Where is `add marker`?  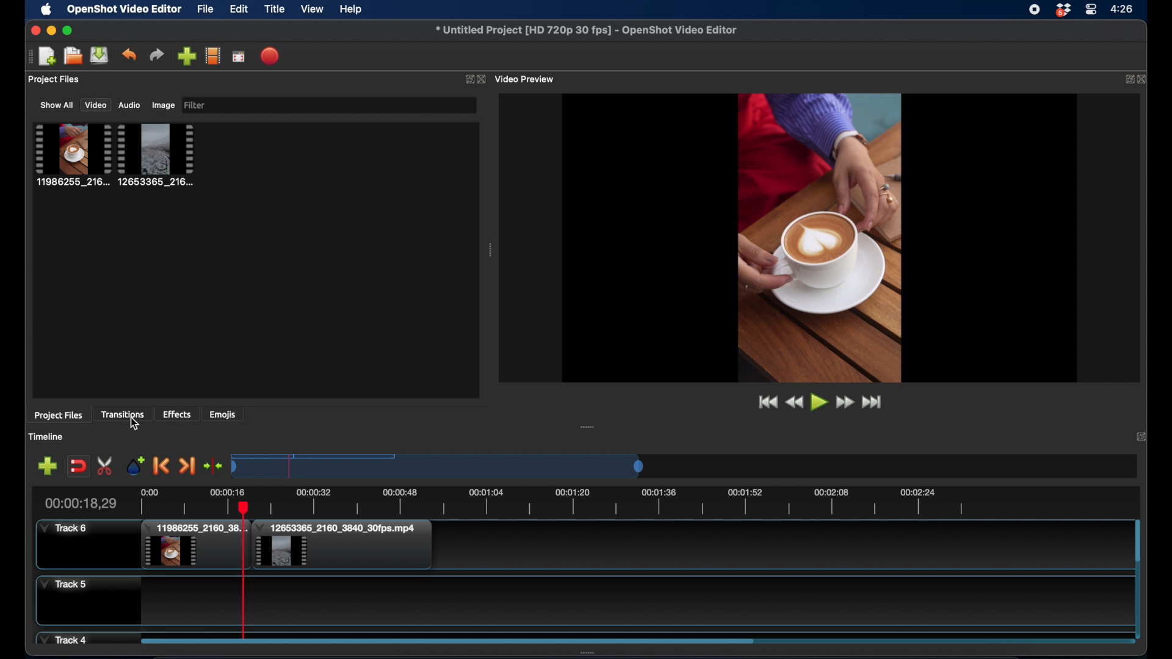 add marker is located at coordinates (47, 466).